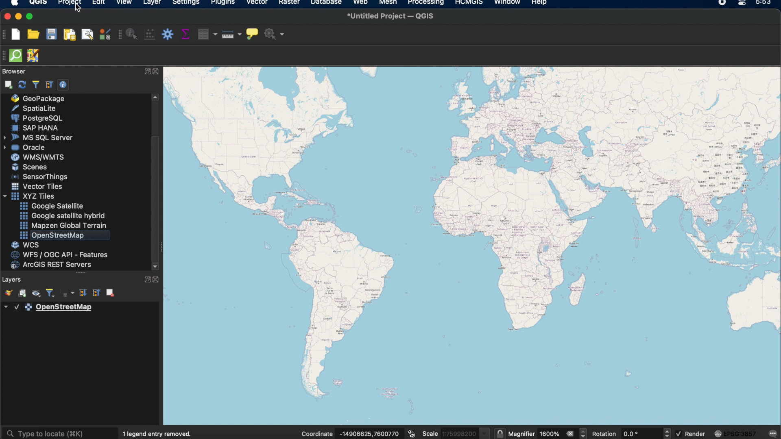 This screenshot has height=439, width=781. I want to click on more, so click(80, 274).